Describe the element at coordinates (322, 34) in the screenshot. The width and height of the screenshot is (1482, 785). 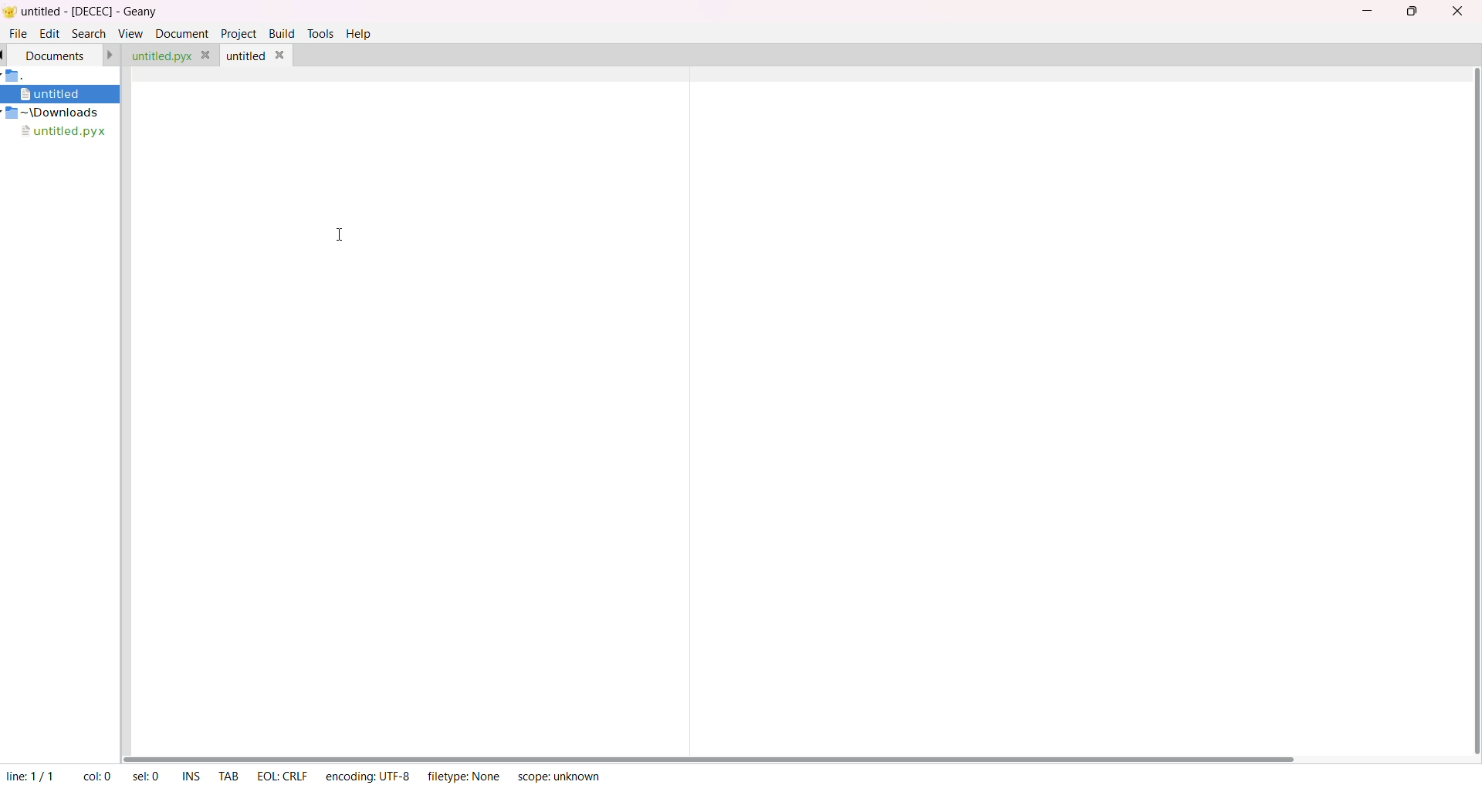
I see `tools` at that location.